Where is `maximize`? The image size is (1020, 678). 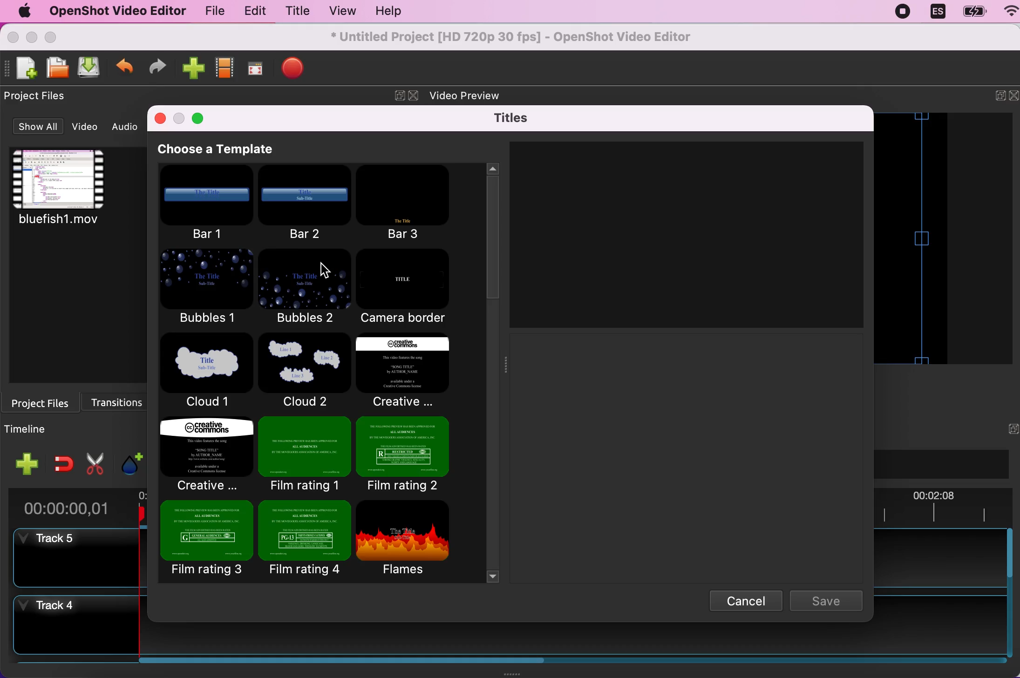
maximize is located at coordinates (199, 117).